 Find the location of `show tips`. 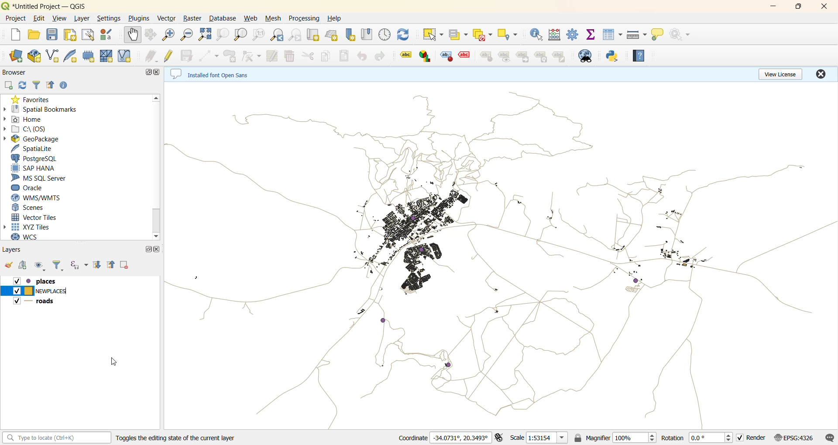

show tips is located at coordinates (659, 35).